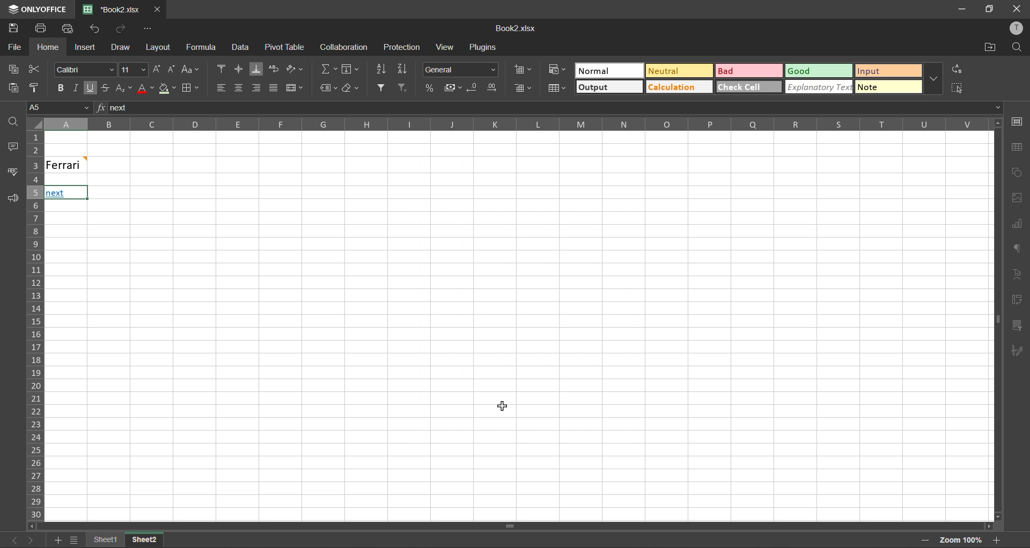  I want to click on profile, so click(1015, 28).